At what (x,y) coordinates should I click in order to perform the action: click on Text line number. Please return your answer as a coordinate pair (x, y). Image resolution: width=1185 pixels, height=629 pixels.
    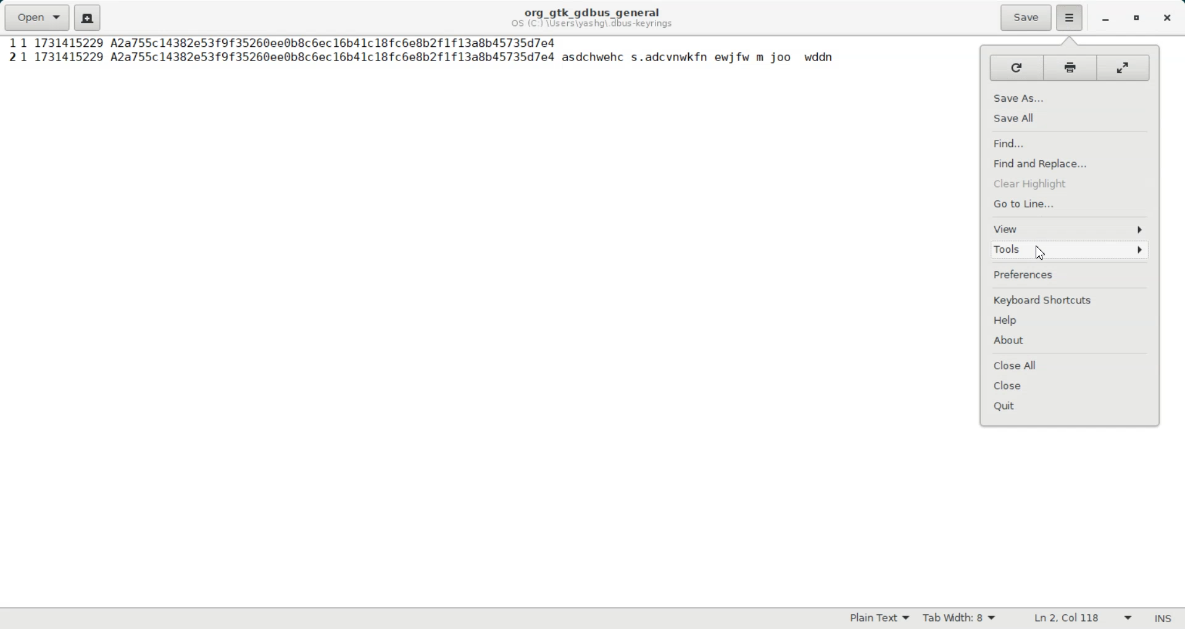
    Looking at the image, I should click on (8, 52).